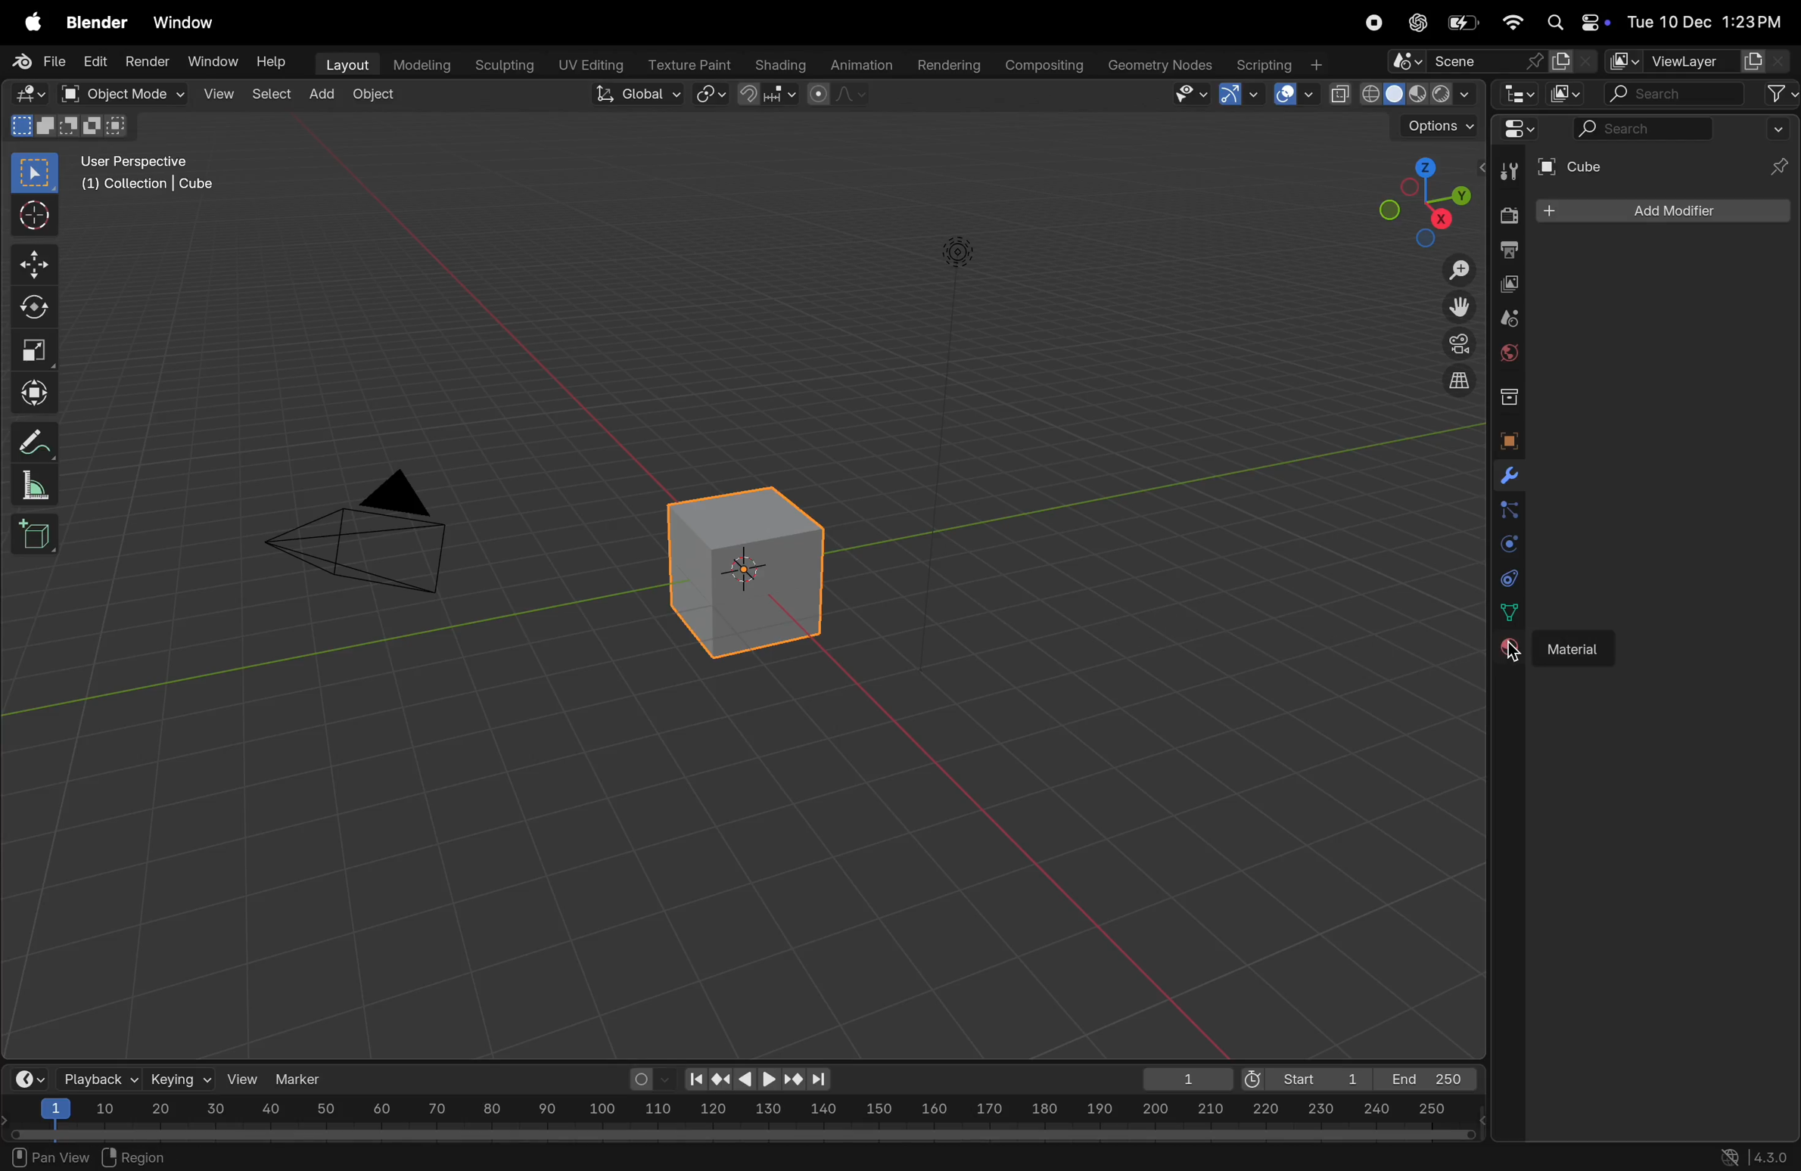  Describe the element at coordinates (179, 1078) in the screenshot. I see `keying` at that location.